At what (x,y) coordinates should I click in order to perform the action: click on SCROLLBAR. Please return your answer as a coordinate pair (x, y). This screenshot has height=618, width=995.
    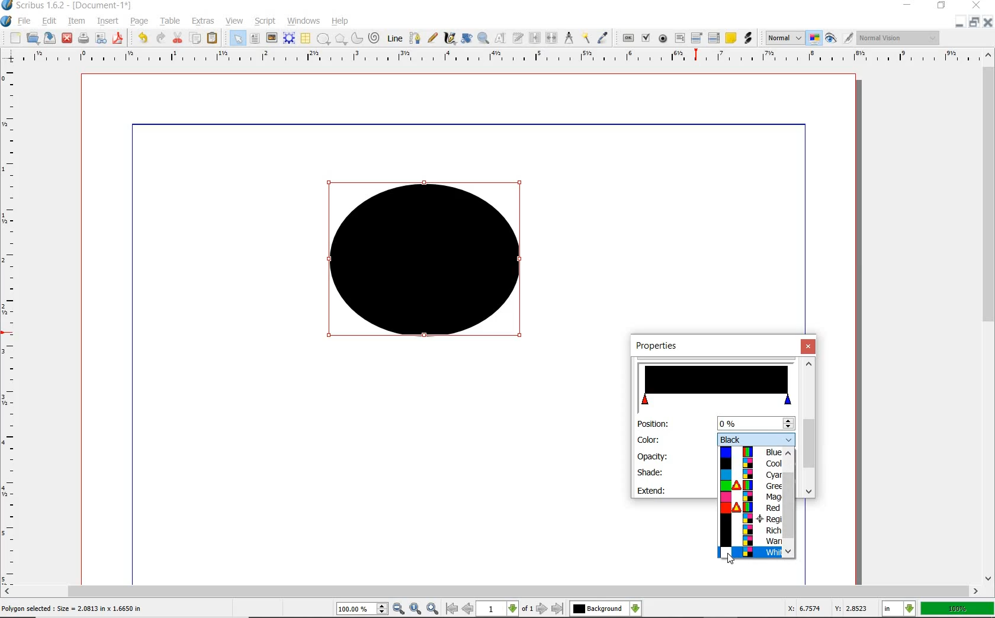
    Looking at the image, I should click on (989, 315).